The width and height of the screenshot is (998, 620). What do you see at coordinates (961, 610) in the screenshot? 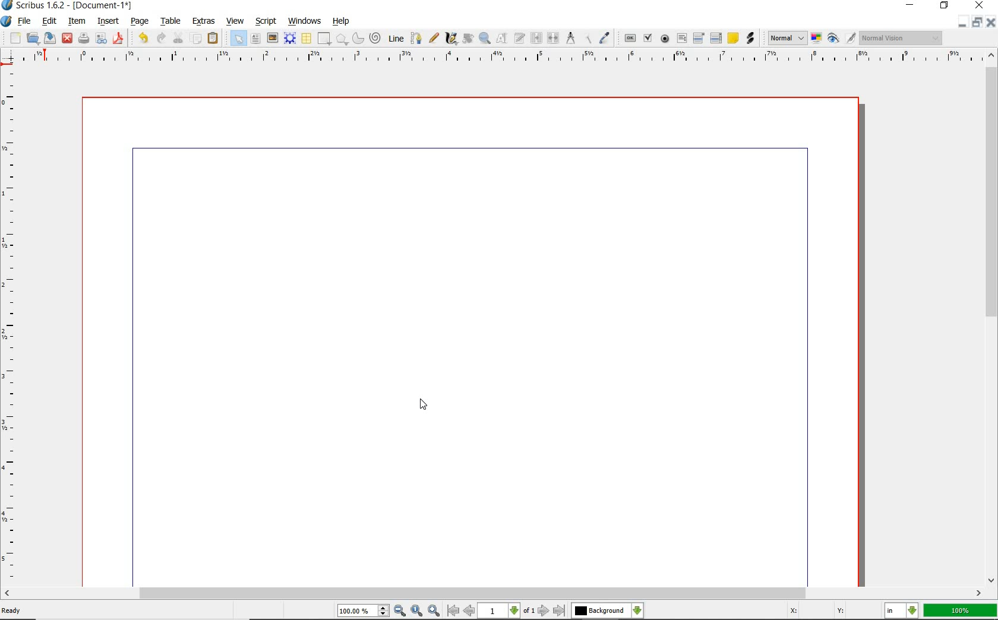
I see `zoom factor` at bounding box center [961, 610].